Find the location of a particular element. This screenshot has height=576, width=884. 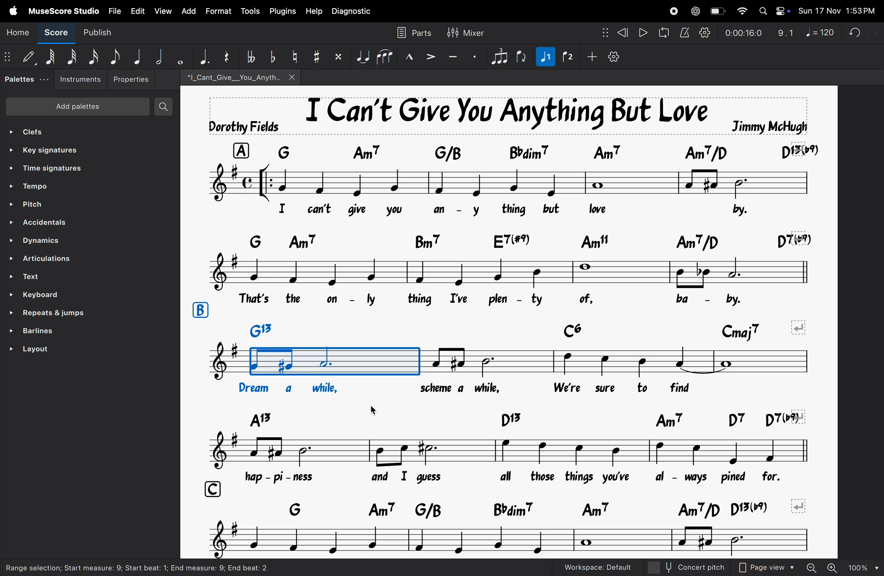

tuplet is located at coordinates (501, 55).